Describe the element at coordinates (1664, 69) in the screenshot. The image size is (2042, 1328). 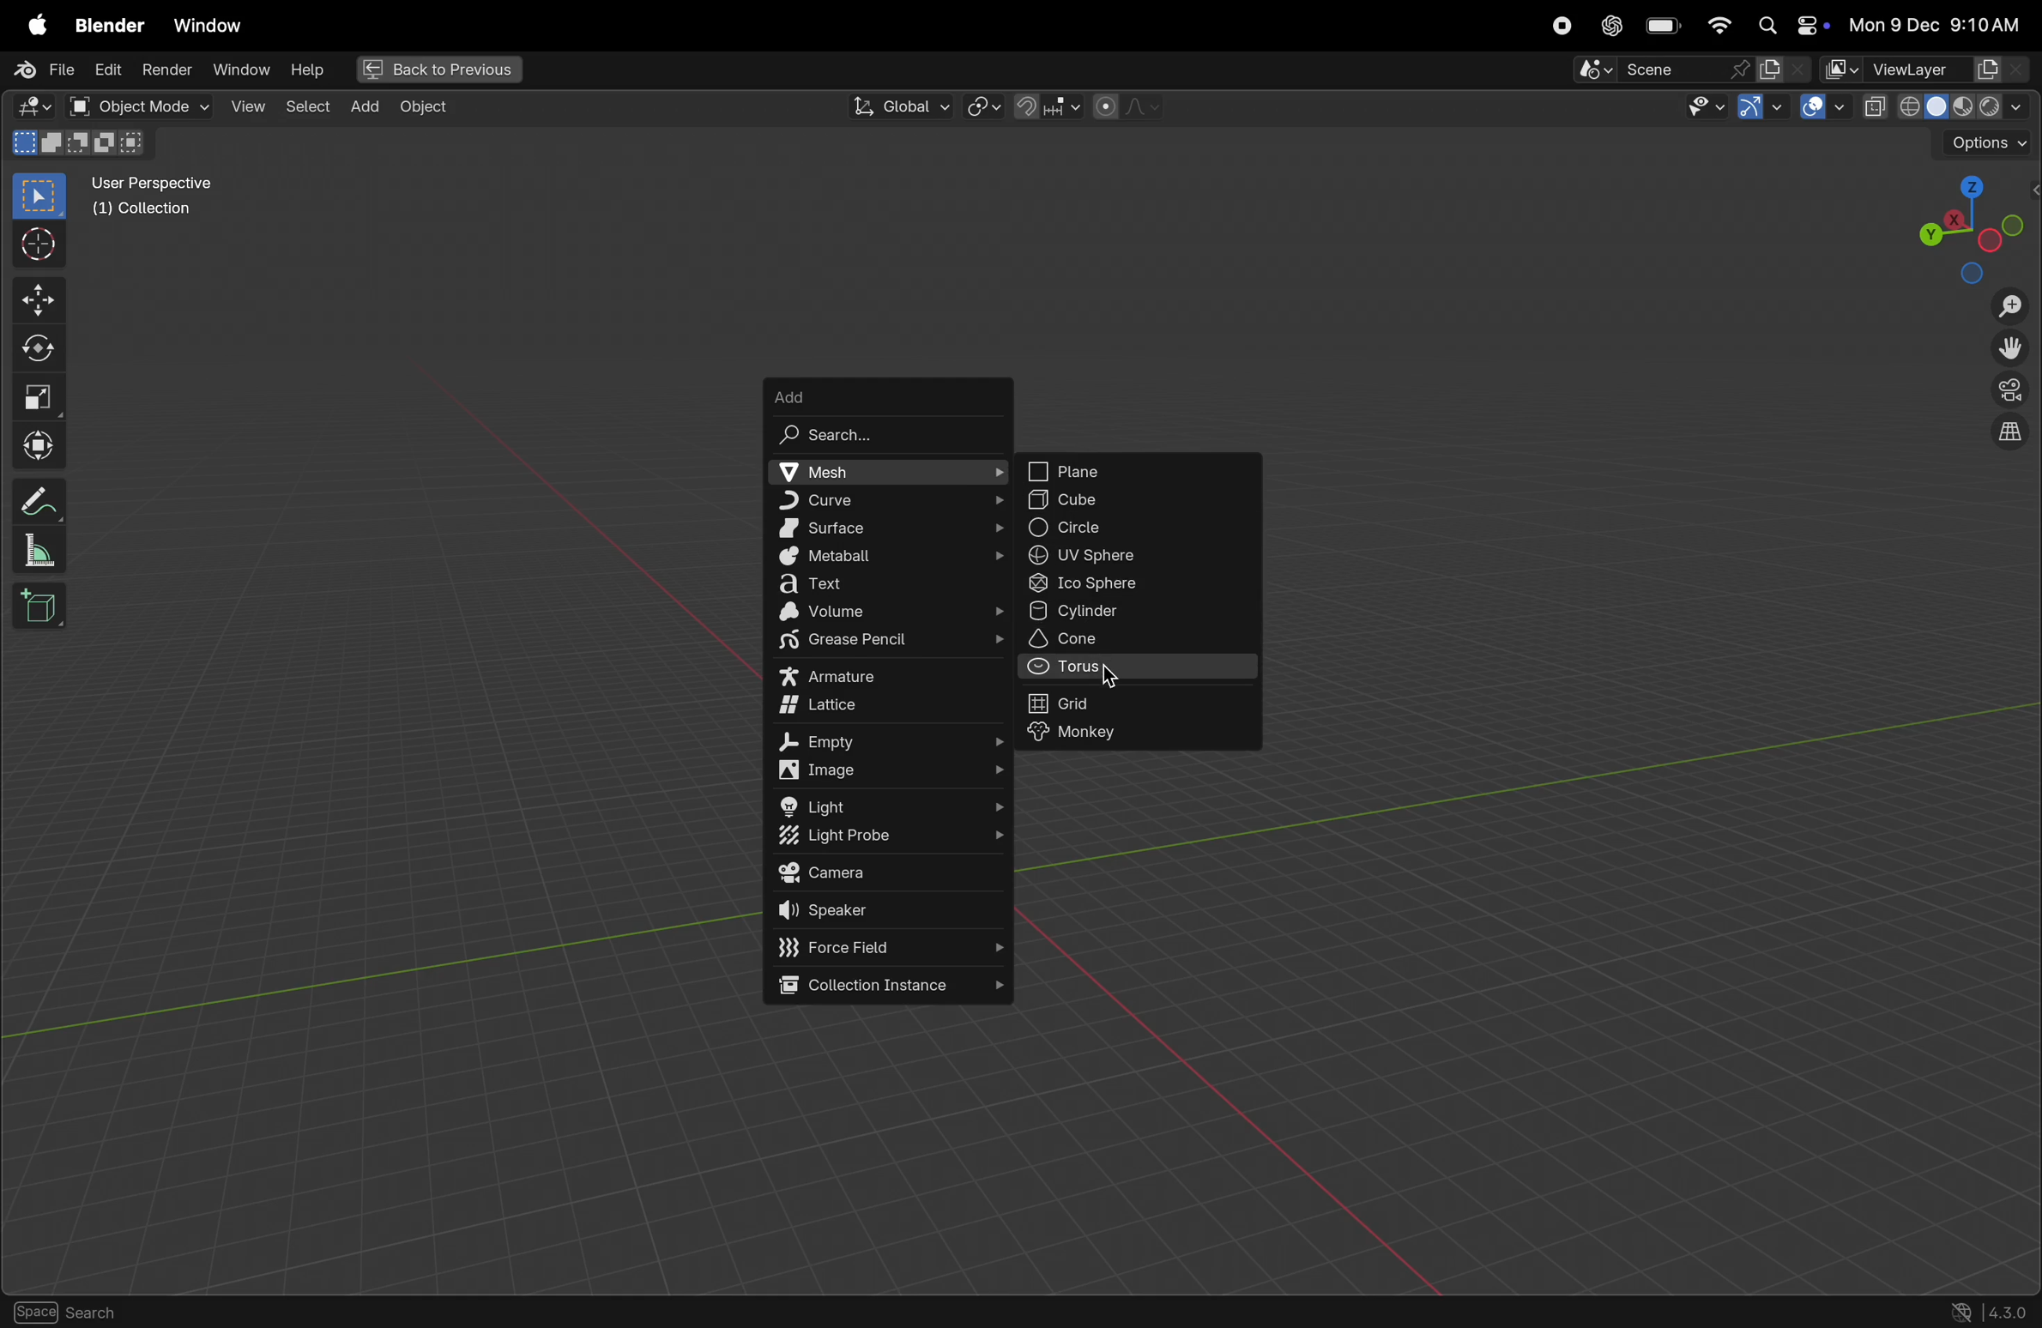
I see `scene` at that location.